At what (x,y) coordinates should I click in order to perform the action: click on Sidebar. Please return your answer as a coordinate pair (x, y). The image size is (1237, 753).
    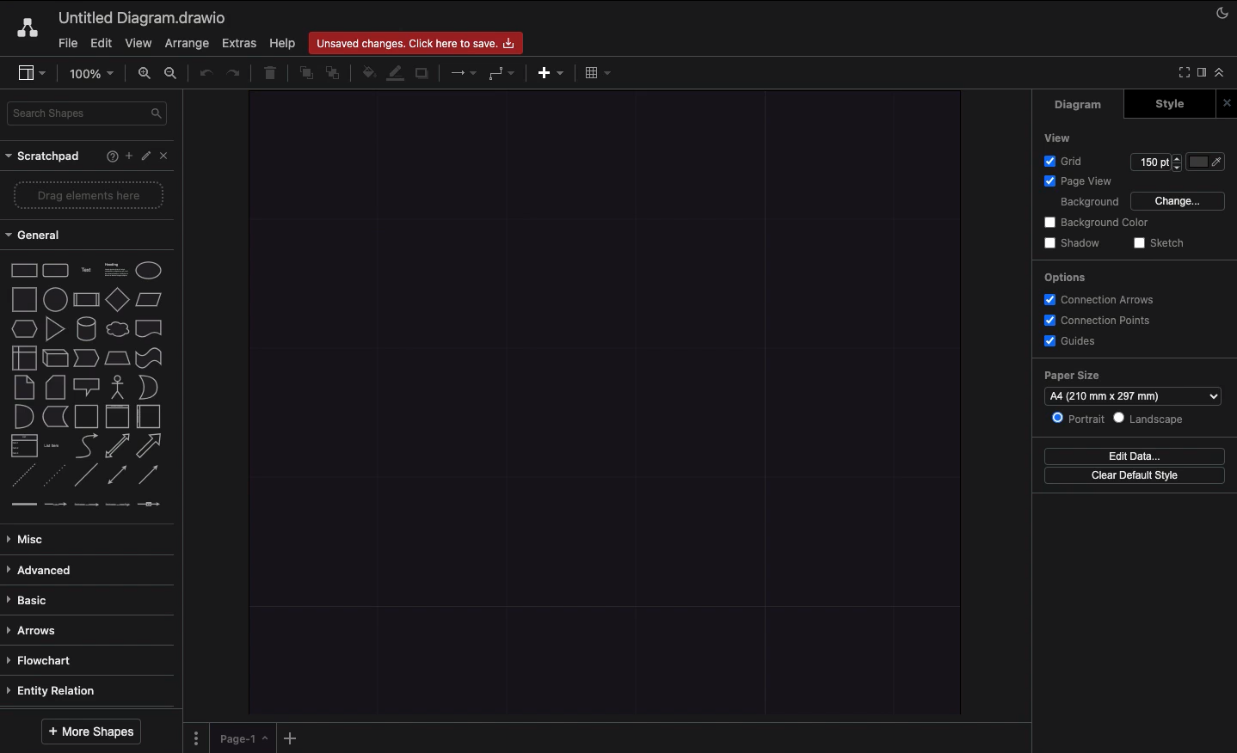
    Looking at the image, I should click on (34, 73).